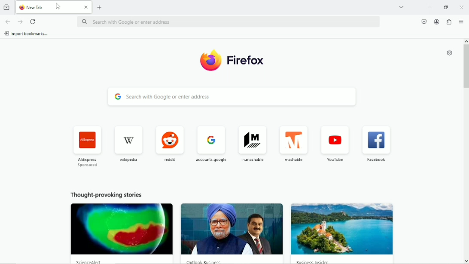  What do you see at coordinates (335, 143) in the screenshot?
I see `youtube` at bounding box center [335, 143].